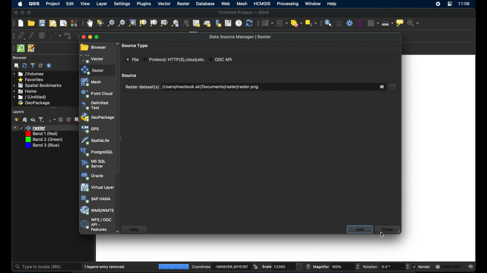 This screenshot has height=273, width=487. What do you see at coordinates (33, 120) in the screenshot?
I see `manage map theme` at bounding box center [33, 120].